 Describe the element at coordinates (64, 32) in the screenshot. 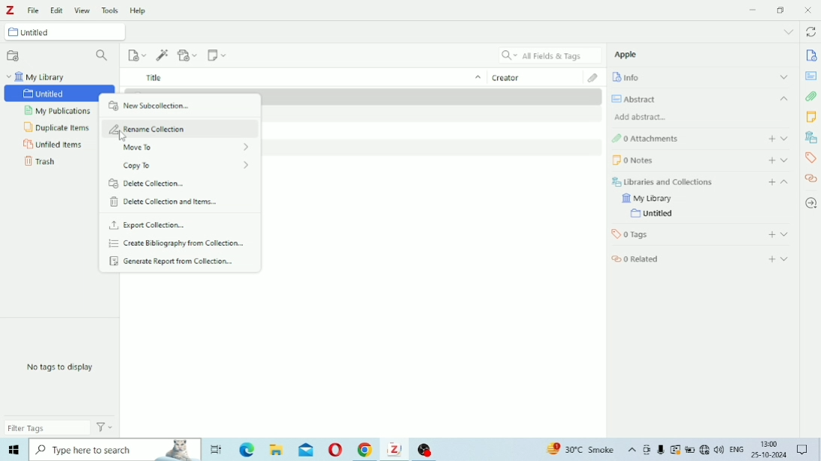

I see `Untitled` at that location.